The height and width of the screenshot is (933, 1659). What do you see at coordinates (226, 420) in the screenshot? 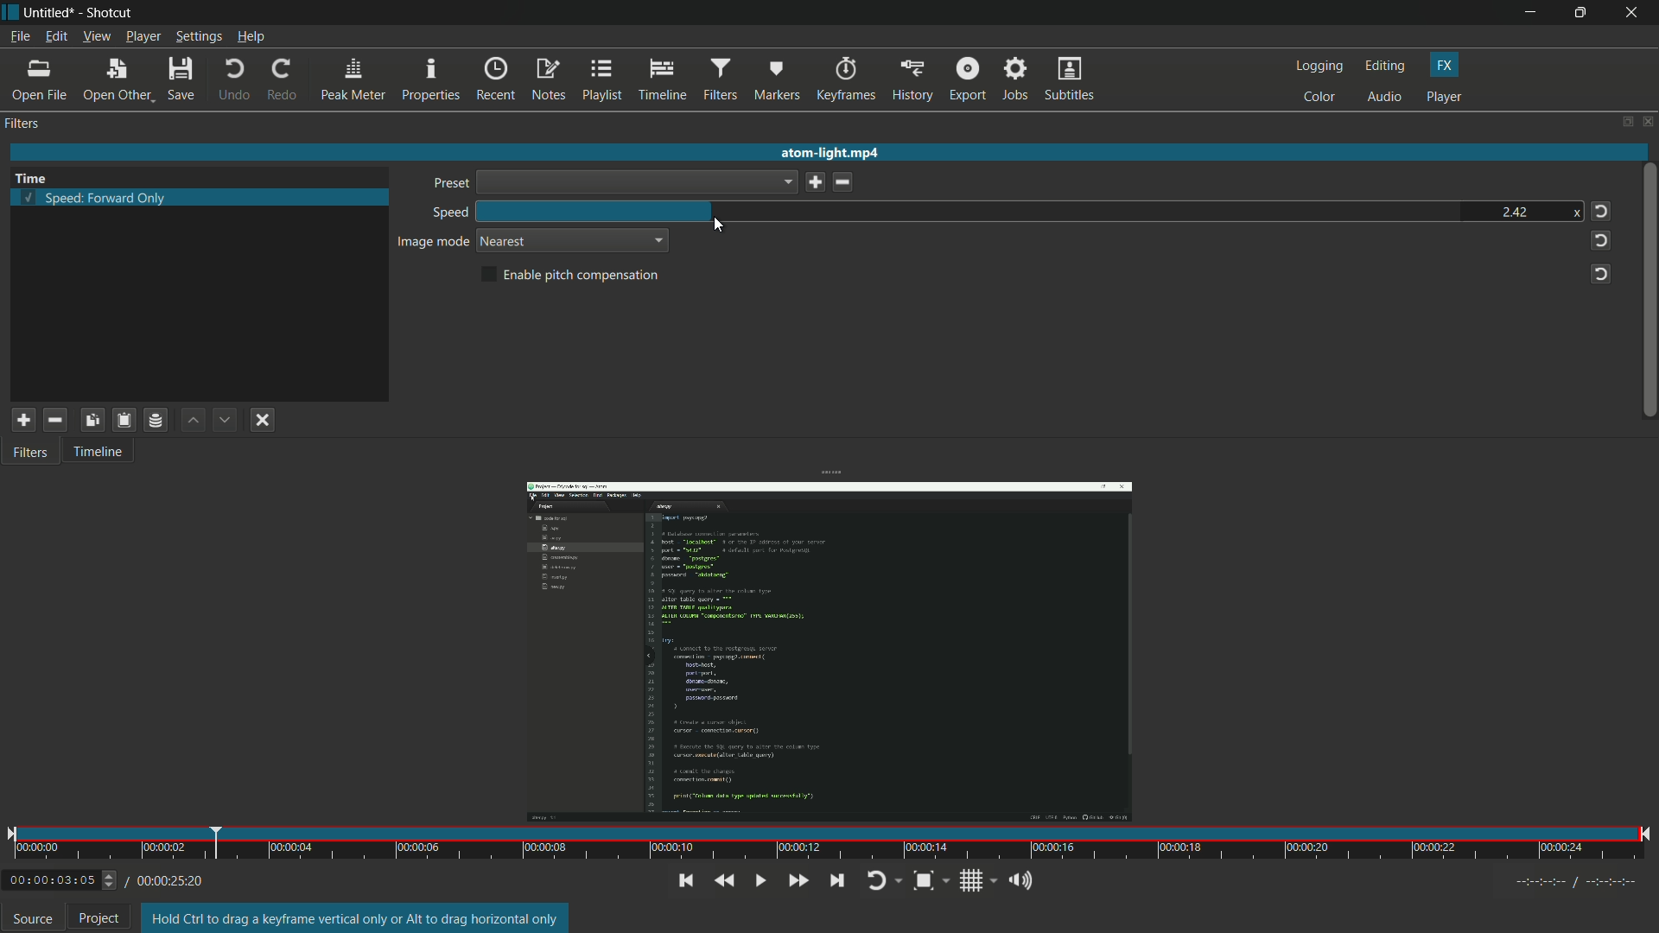
I see `move filter down` at bounding box center [226, 420].